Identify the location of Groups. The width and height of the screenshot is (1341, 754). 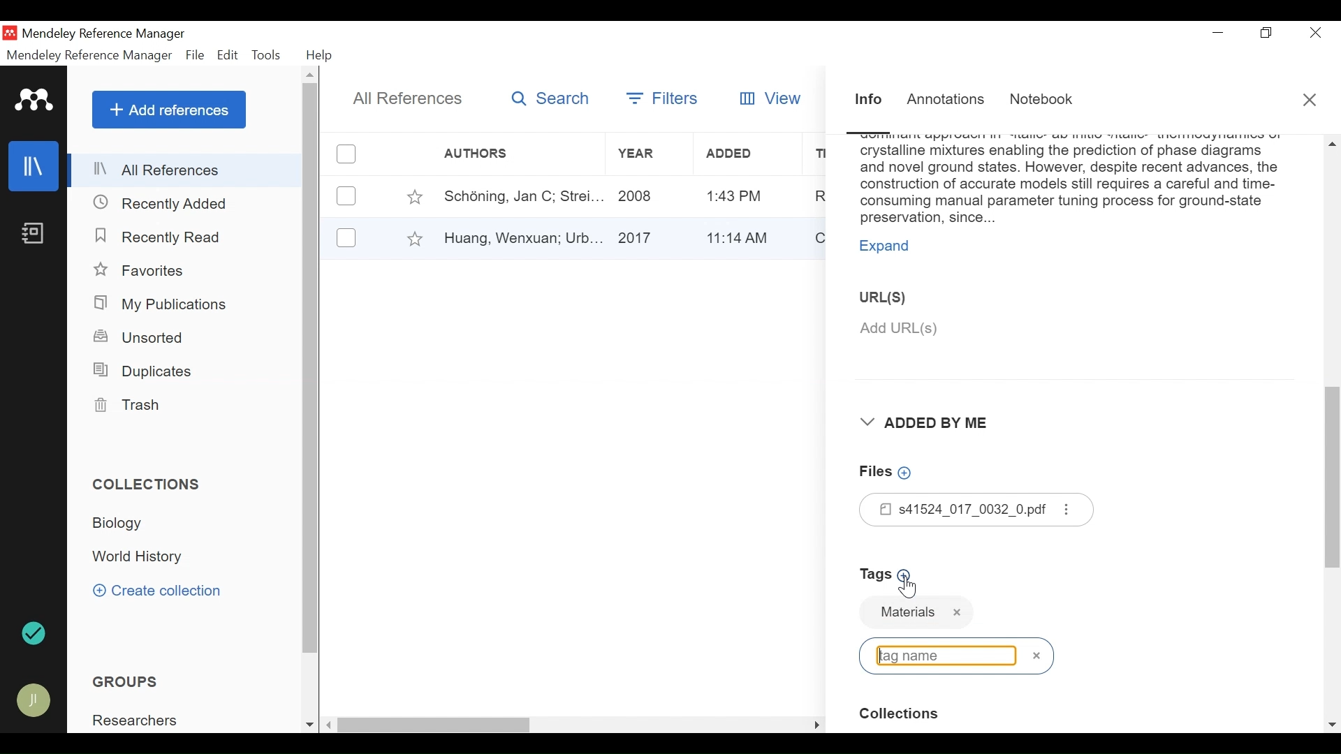
(129, 682).